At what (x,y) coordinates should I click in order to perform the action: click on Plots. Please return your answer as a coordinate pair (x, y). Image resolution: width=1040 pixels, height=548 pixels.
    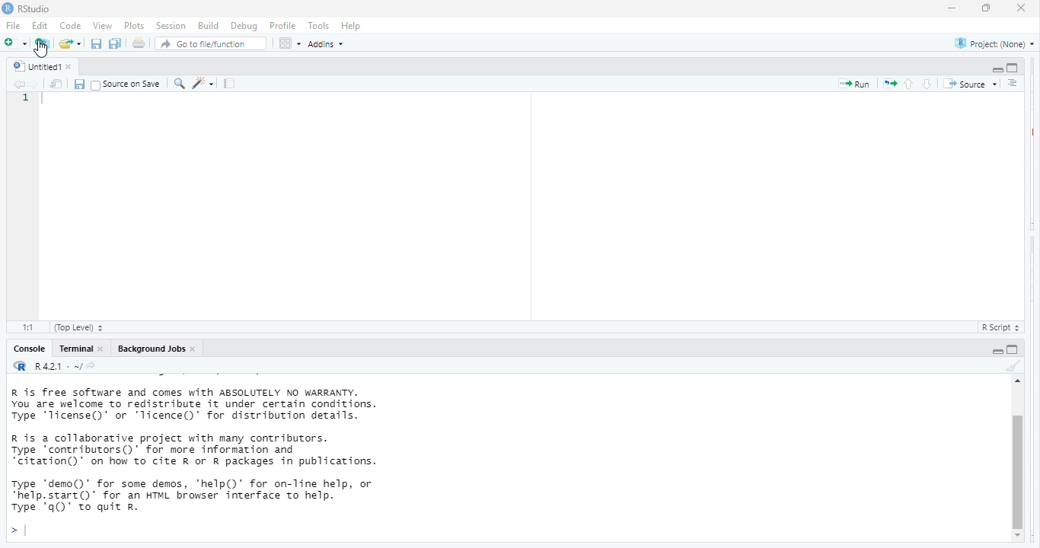
    Looking at the image, I should click on (134, 25).